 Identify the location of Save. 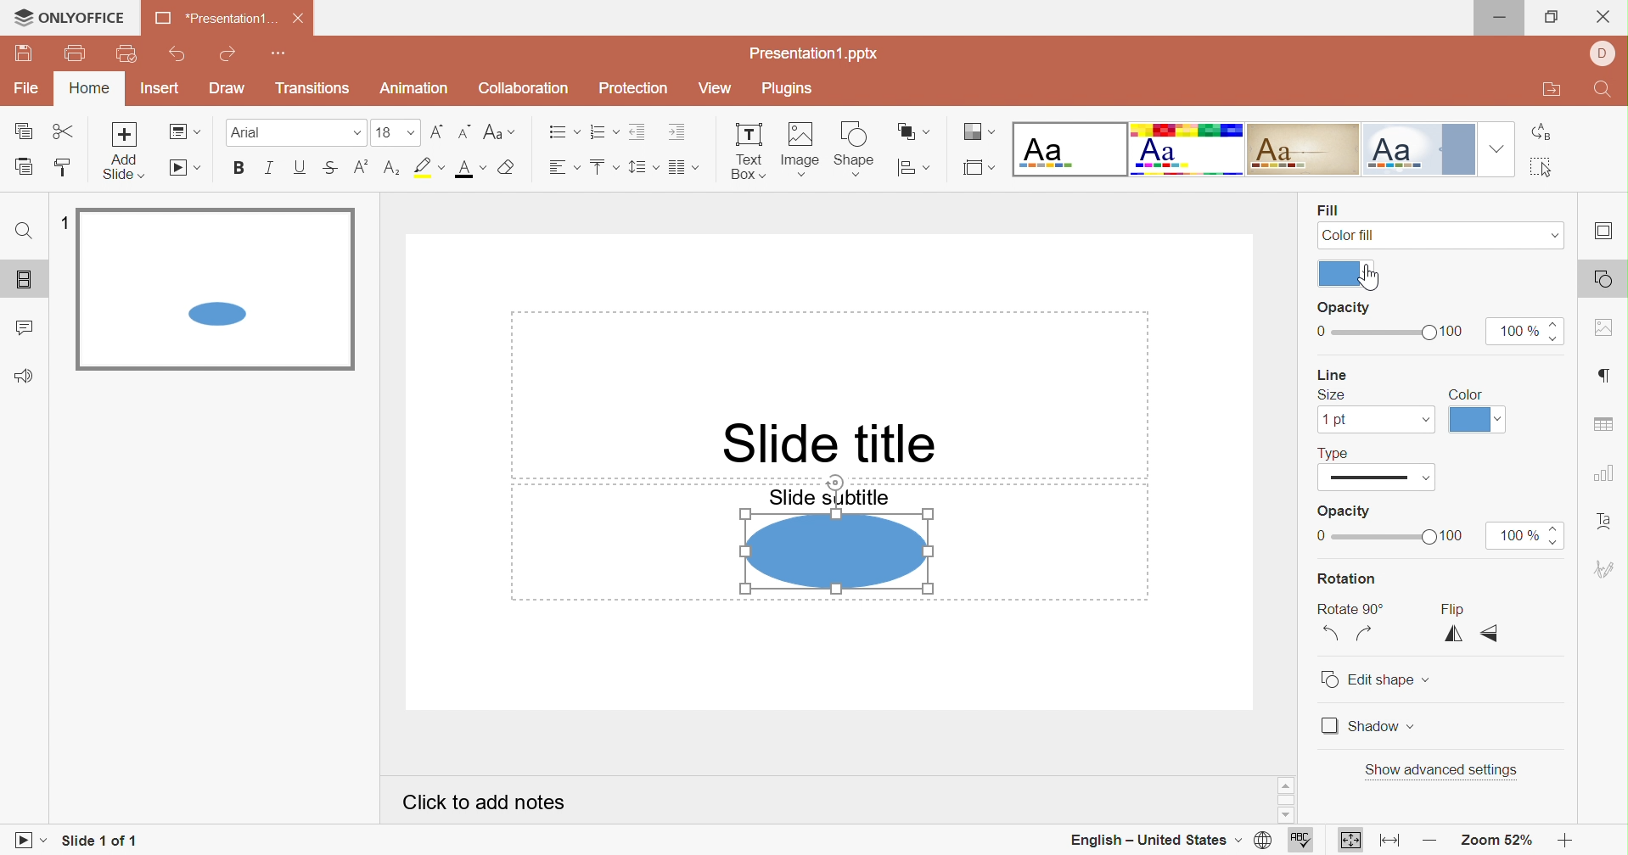
(25, 55).